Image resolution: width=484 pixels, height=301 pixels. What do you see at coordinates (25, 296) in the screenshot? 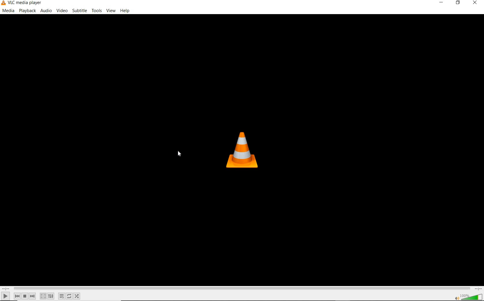
I see `stop` at bounding box center [25, 296].